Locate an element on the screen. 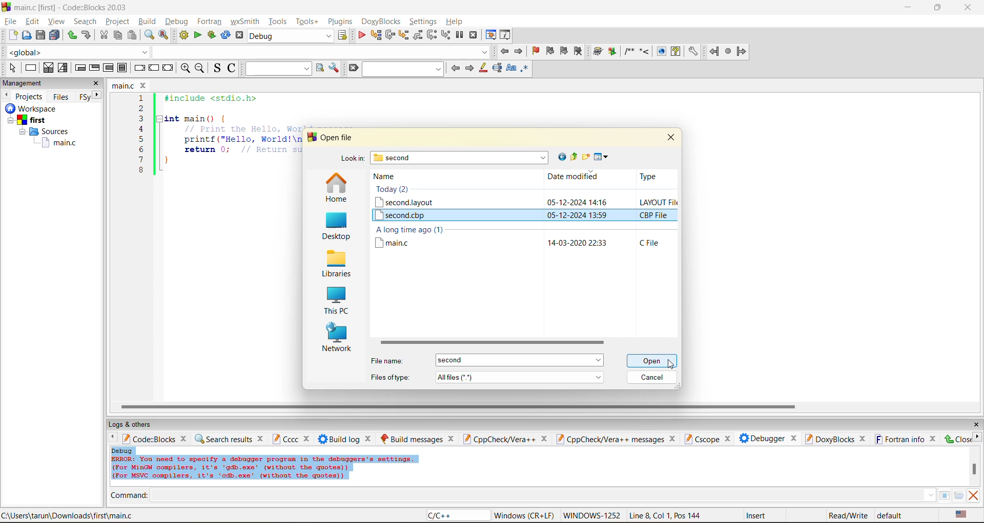 The width and height of the screenshot is (984, 523). type is located at coordinates (647, 176).